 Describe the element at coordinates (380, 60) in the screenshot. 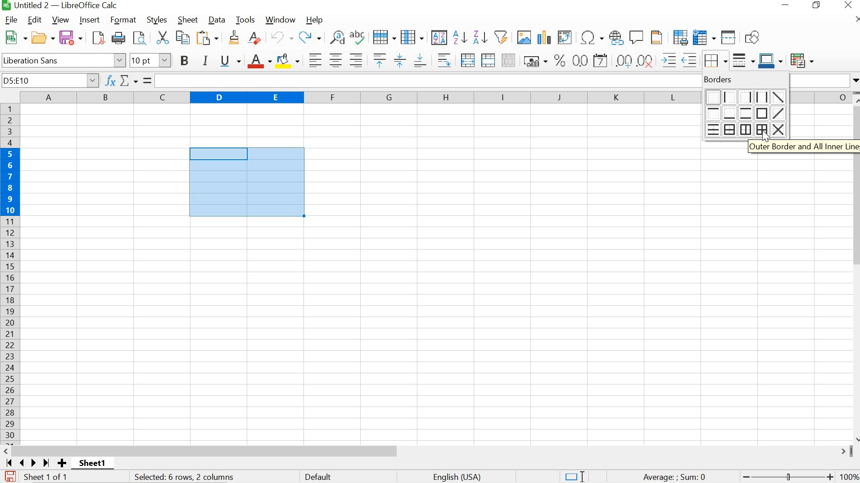

I see `ALIGN TOP` at that location.